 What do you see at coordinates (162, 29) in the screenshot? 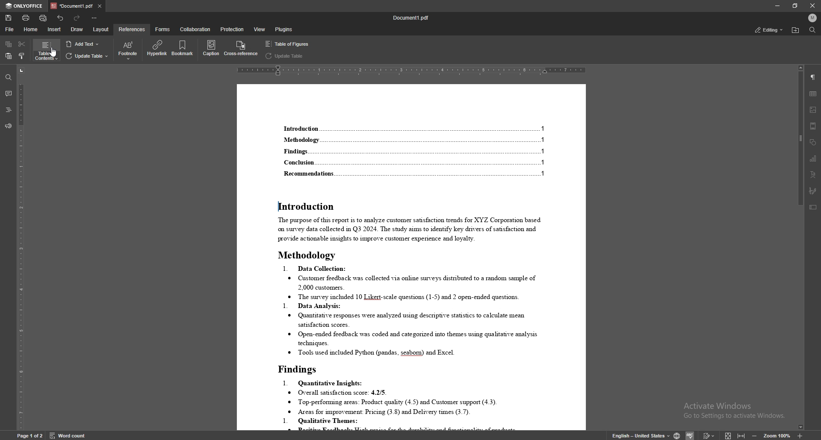
I see `forms` at bounding box center [162, 29].